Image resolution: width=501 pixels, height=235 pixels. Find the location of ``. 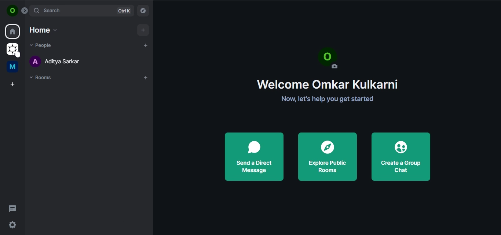

 is located at coordinates (25, 10).